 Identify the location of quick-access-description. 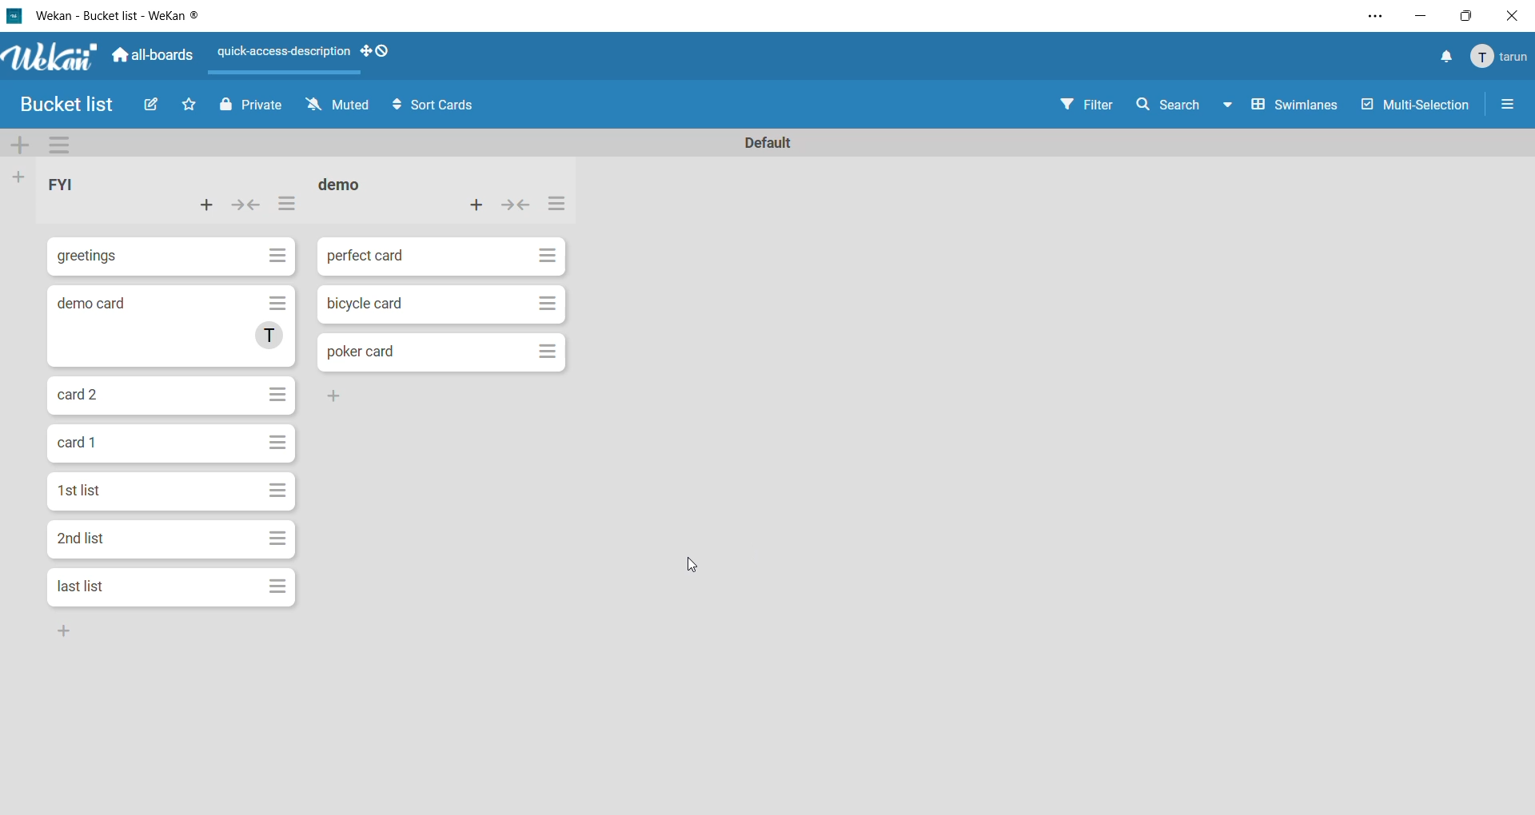
(277, 52).